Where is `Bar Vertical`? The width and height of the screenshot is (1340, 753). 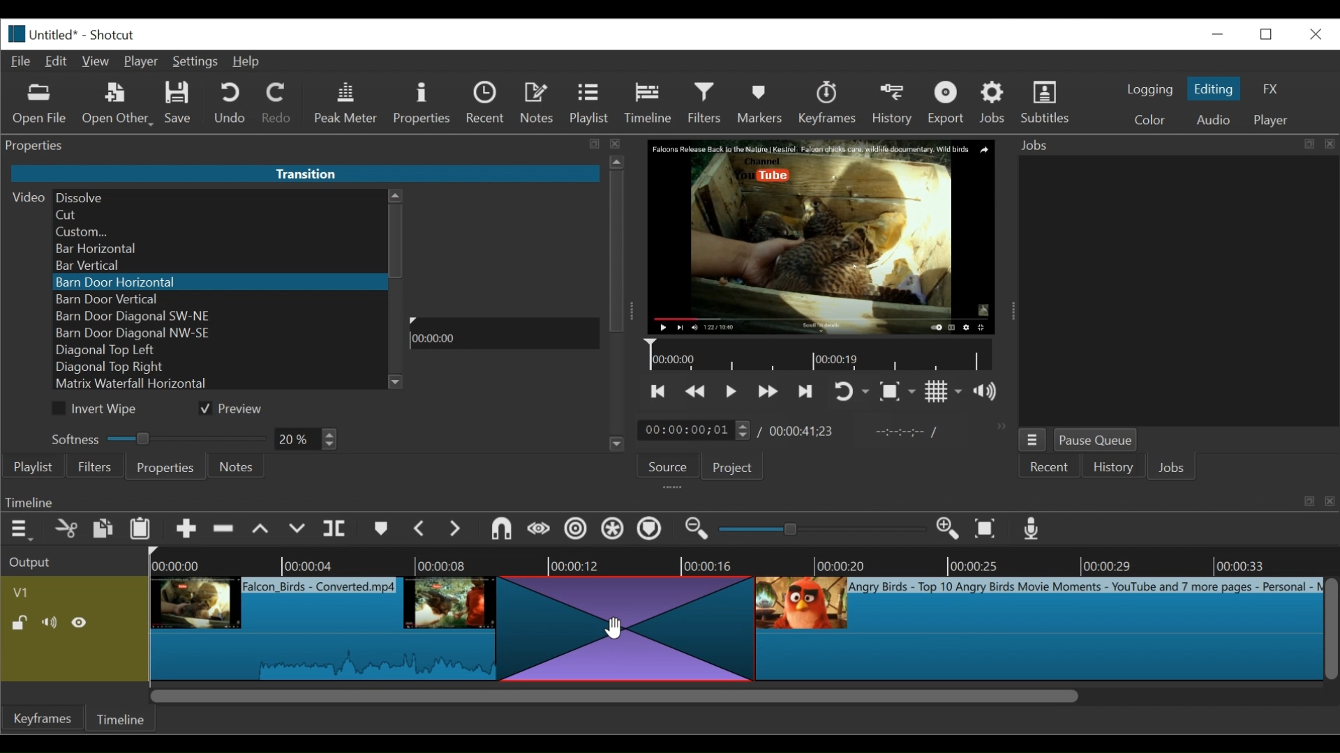 Bar Vertical is located at coordinates (217, 267).